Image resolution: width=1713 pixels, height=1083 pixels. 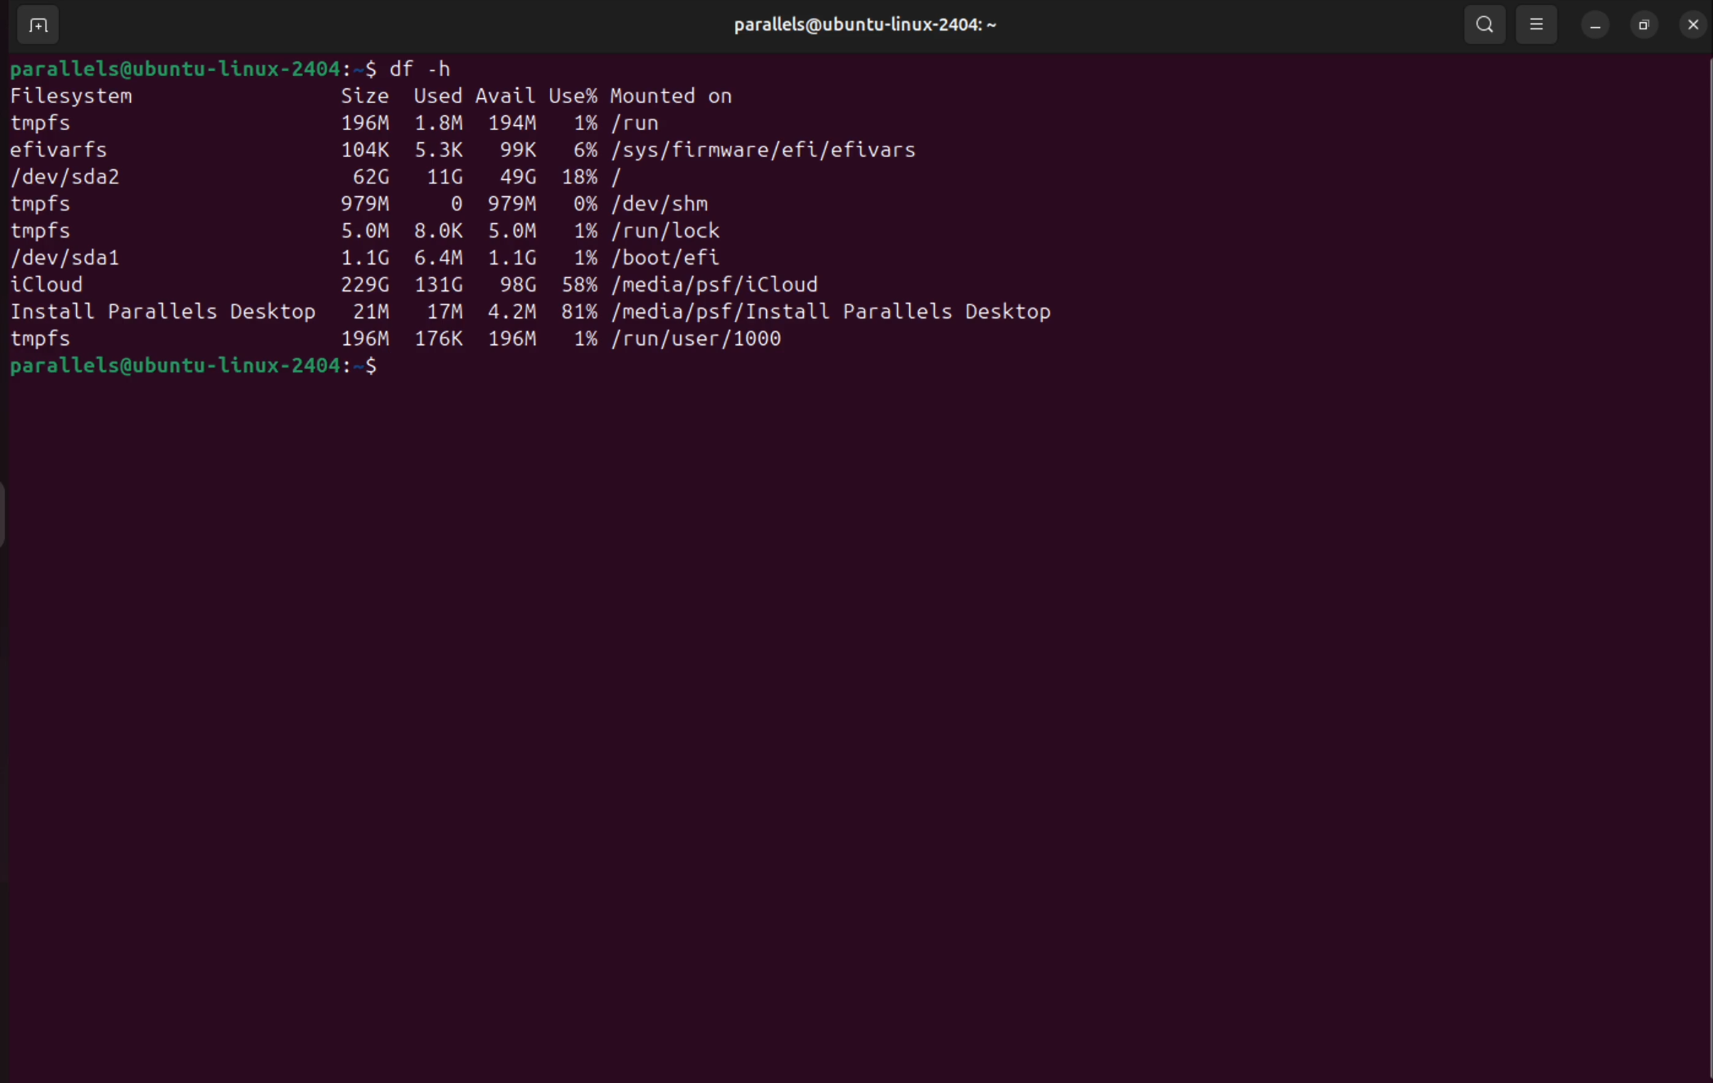 What do you see at coordinates (442, 311) in the screenshot?
I see `17 m` at bounding box center [442, 311].